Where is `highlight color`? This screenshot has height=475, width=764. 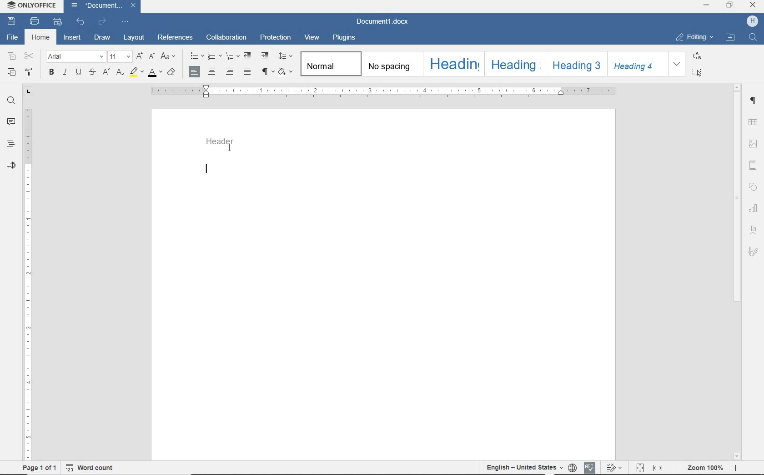
highlight color is located at coordinates (136, 73).